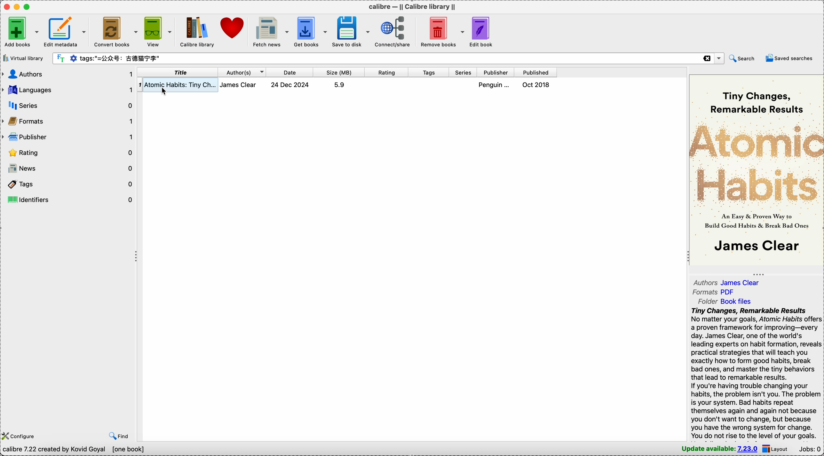 The height and width of the screenshot is (456, 824). Describe the element at coordinates (68, 136) in the screenshot. I see `publisher` at that location.